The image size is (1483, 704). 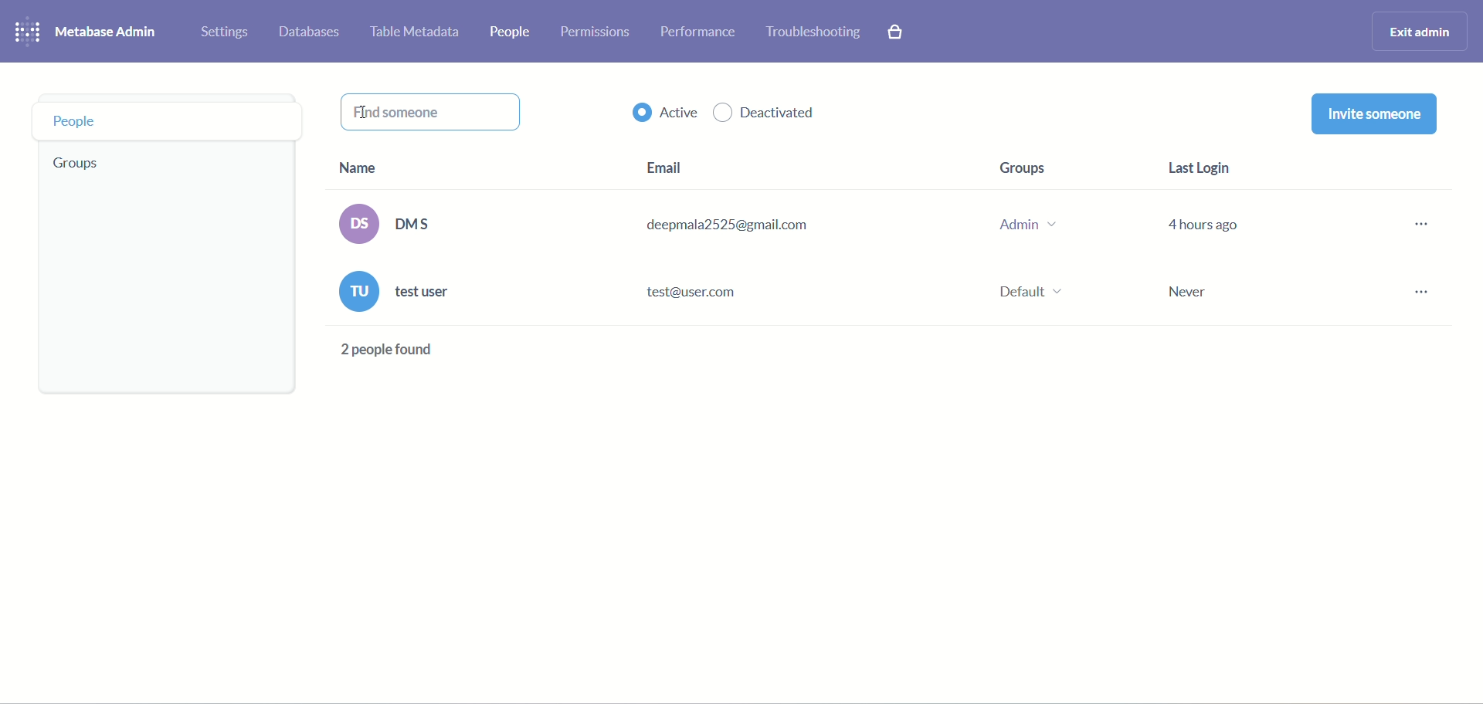 What do you see at coordinates (429, 110) in the screenshot?
I see `find someone` at bounding box center [429, 110].